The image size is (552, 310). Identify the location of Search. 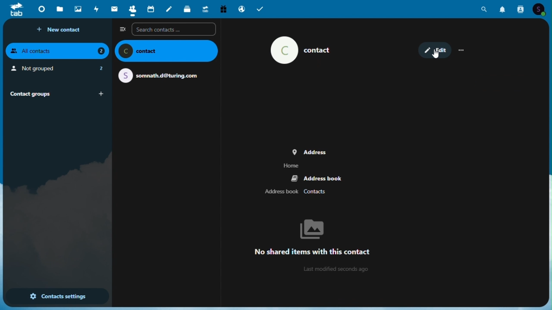
(486, 9).